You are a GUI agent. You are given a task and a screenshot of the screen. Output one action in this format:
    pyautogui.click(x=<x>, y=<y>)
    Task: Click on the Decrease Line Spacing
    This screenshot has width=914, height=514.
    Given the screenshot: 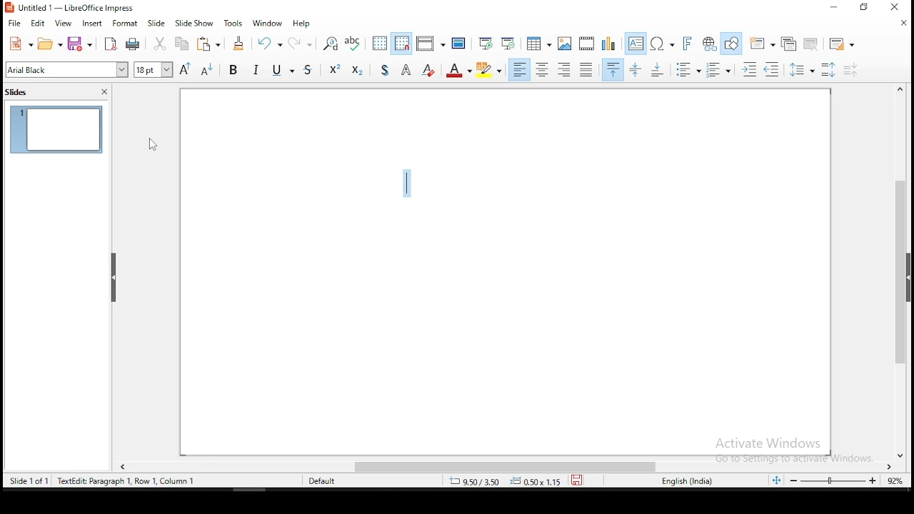 What is the action you would take?
    pyautogui.click(x=851, y=70)
    